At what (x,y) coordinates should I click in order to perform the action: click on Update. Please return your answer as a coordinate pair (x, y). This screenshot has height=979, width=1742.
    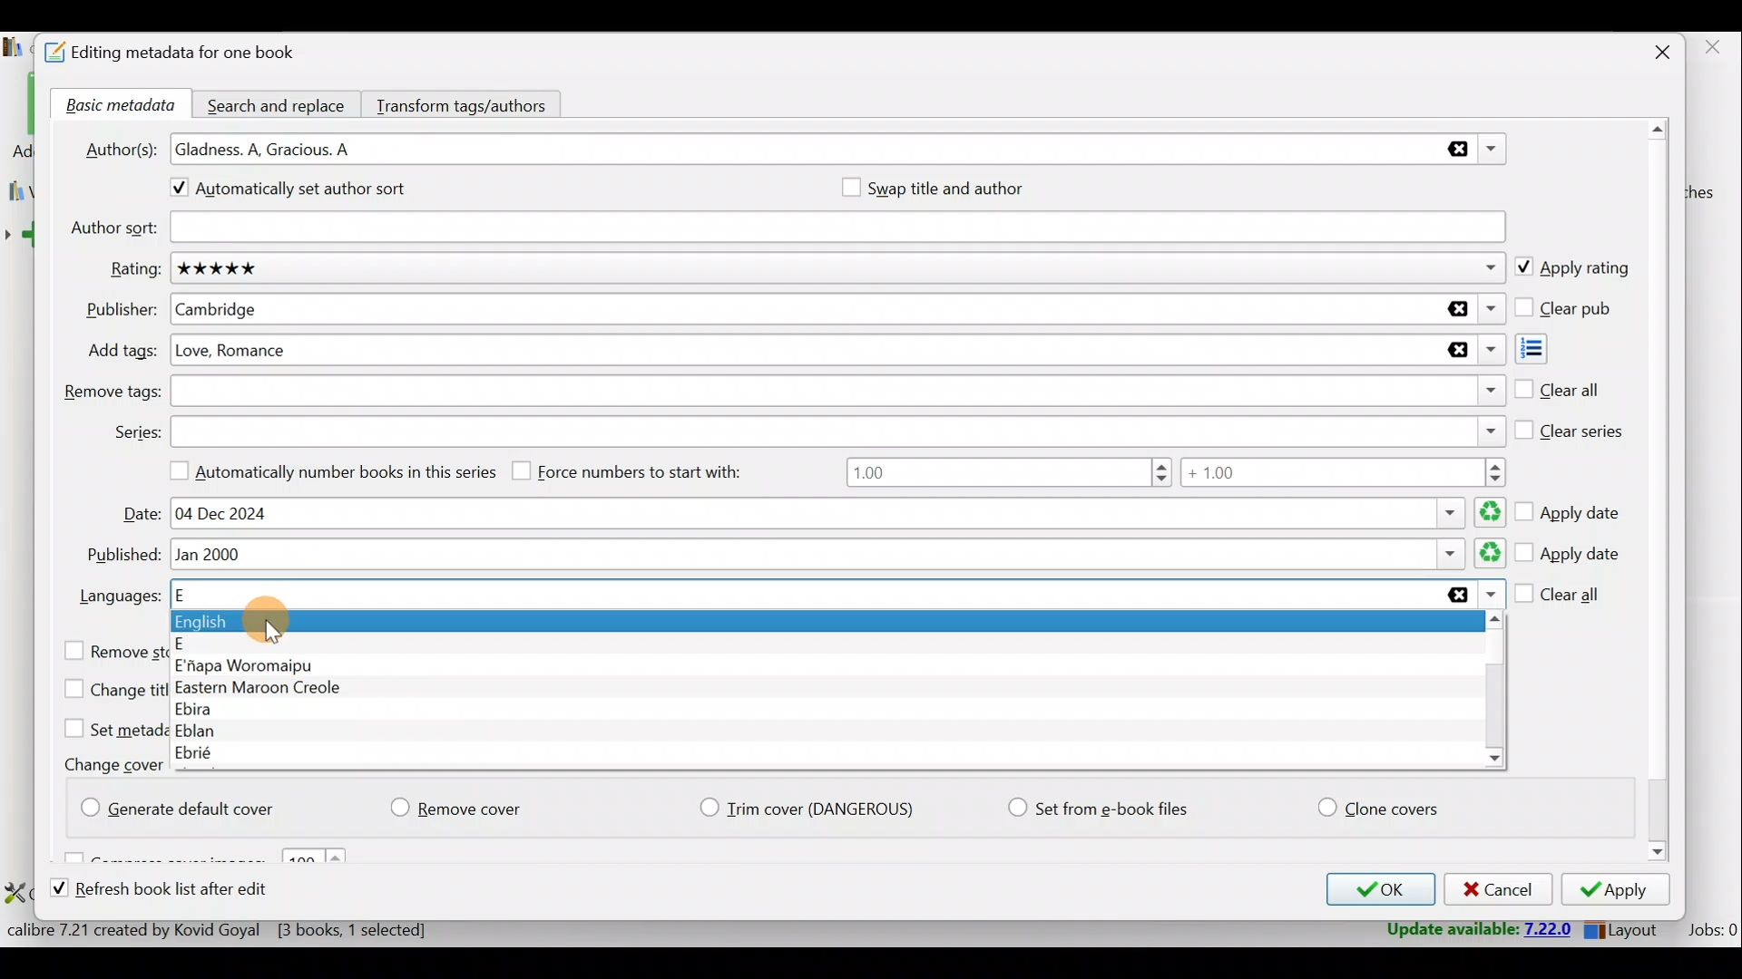
    Looking at the image, I should click on (1476, 930).